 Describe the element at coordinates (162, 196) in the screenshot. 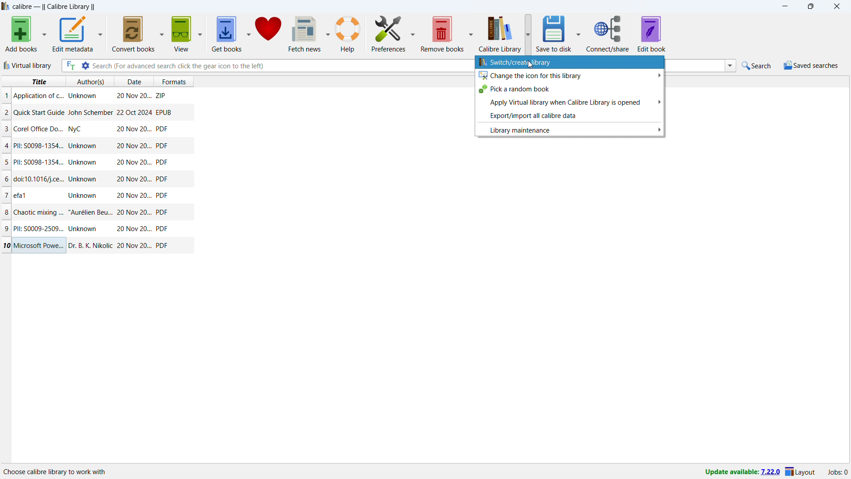

I see `PDF` at that location.